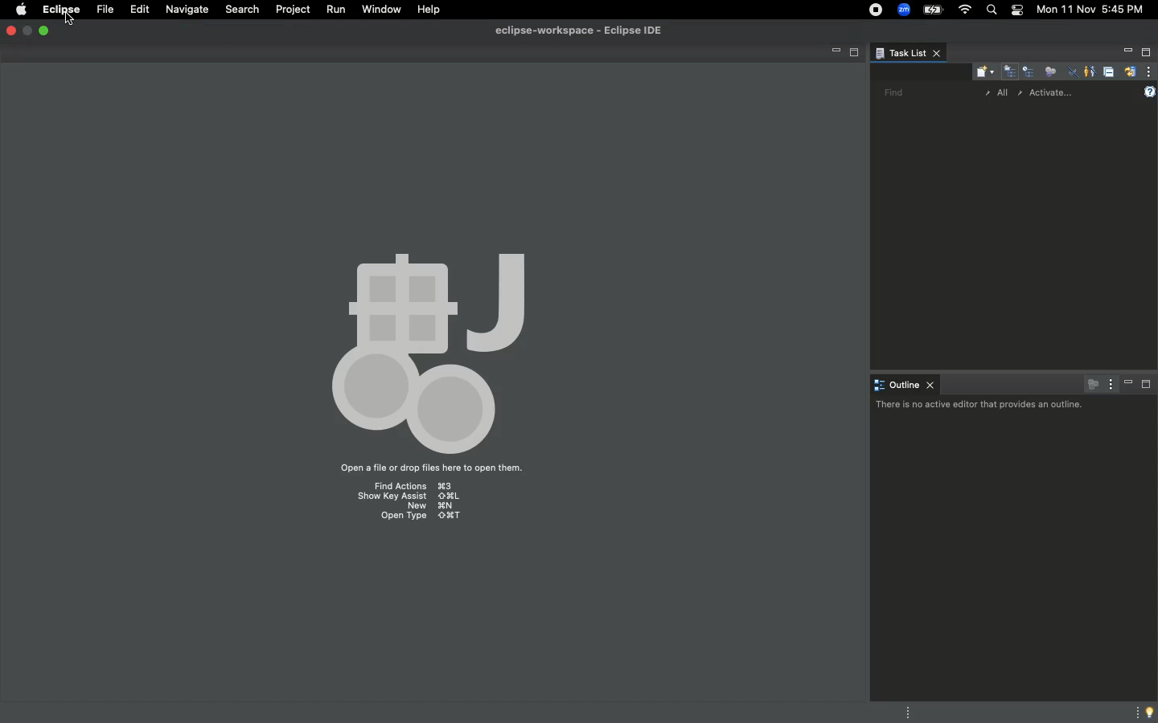  Describe the element at coordinates (1049, 70) in the screenshot. I see `Focus on workweek` at that location.